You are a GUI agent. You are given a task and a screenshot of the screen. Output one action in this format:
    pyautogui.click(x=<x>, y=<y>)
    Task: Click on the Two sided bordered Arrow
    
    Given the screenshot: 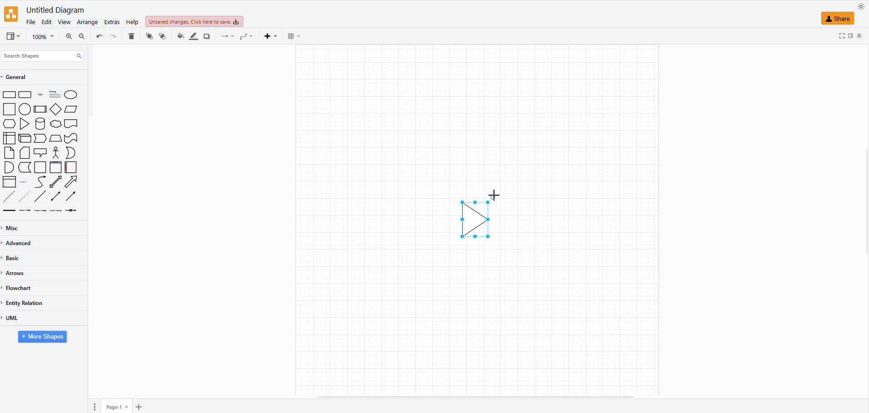 What is the action you would take?
    pyautogui.click(x=55, y=182)
    